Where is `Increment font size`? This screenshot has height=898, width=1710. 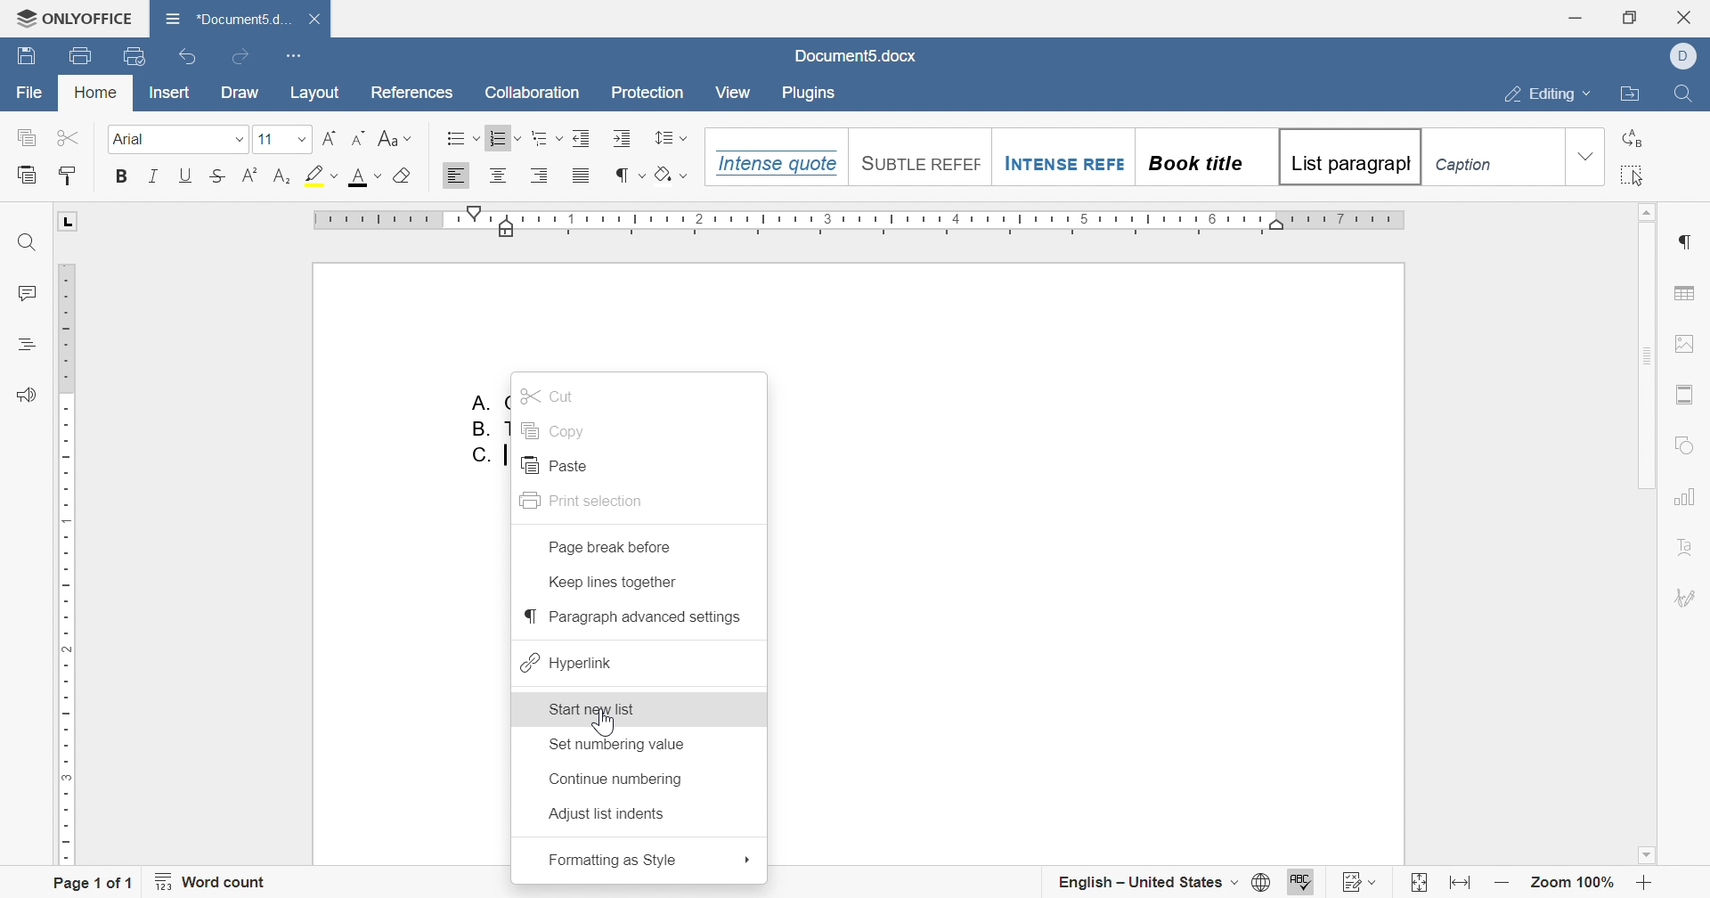 Increment font size is located at coordinates (327, 137).